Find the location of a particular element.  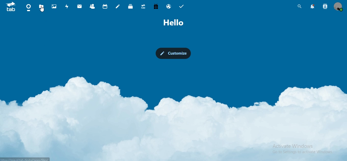

deck is located at coordinates (131, 7).